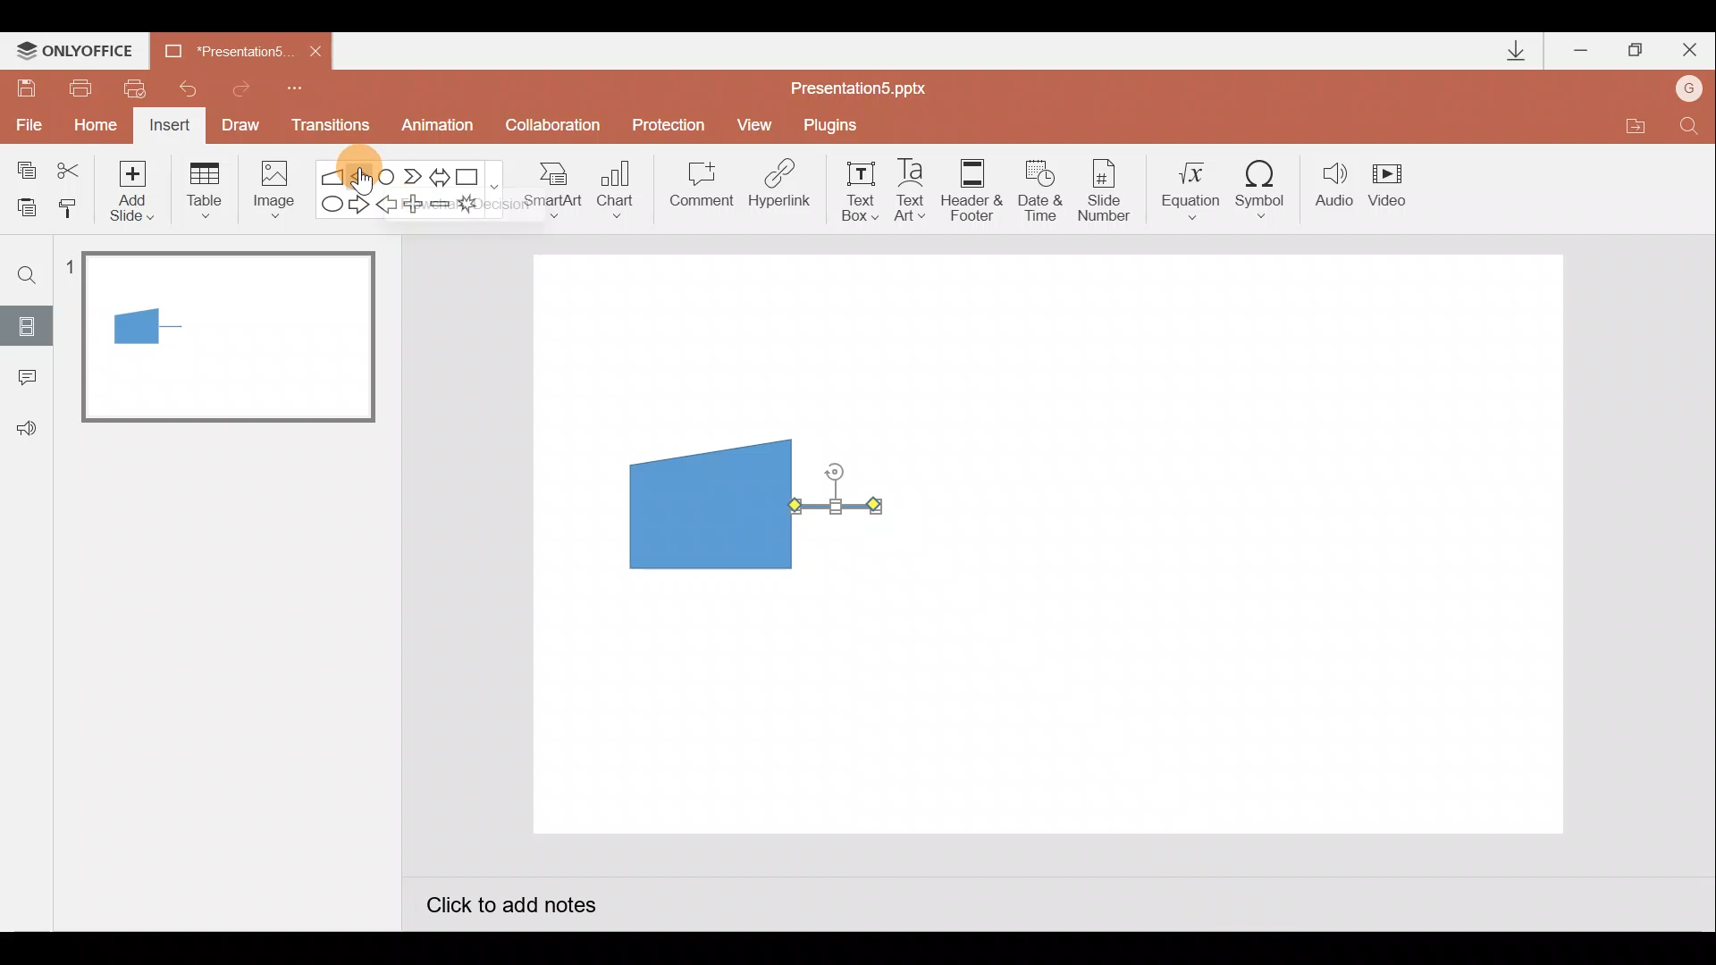  What do you see at coordinates (1689, 130) in the screenshot?
I see `Find` at bounding box center [1689, 130].